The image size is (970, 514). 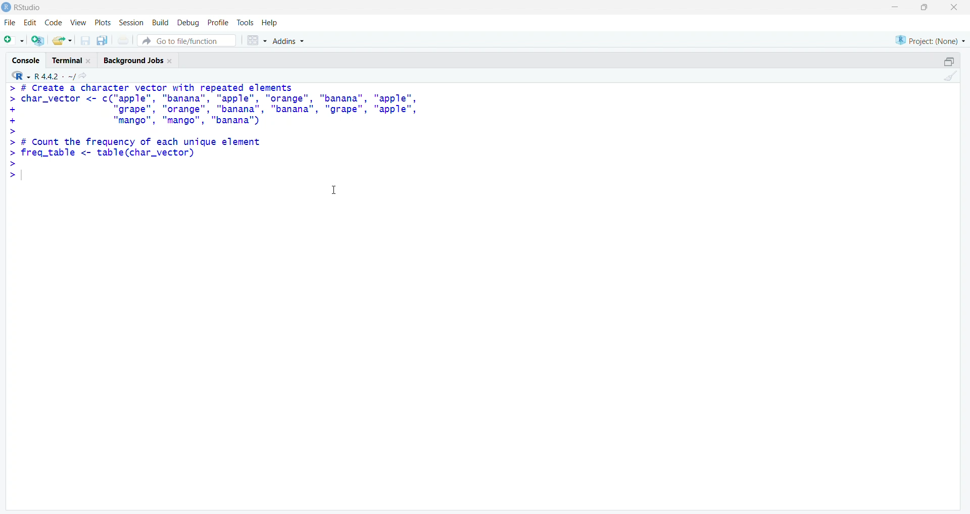 What do you see at coordinates (949, 60) in the screenshot?
I see `Maximize` at bounding box center [949, 60].